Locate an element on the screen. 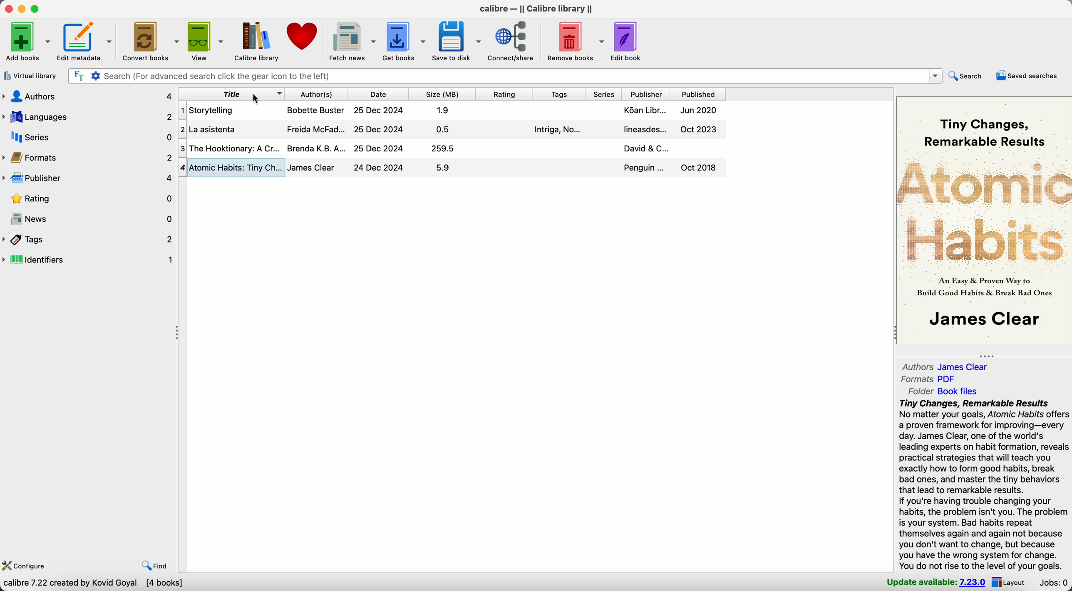 Image resolution: width=1072 pixels, height=591 pixels. Koan libr is located at coordinates (645, 110).